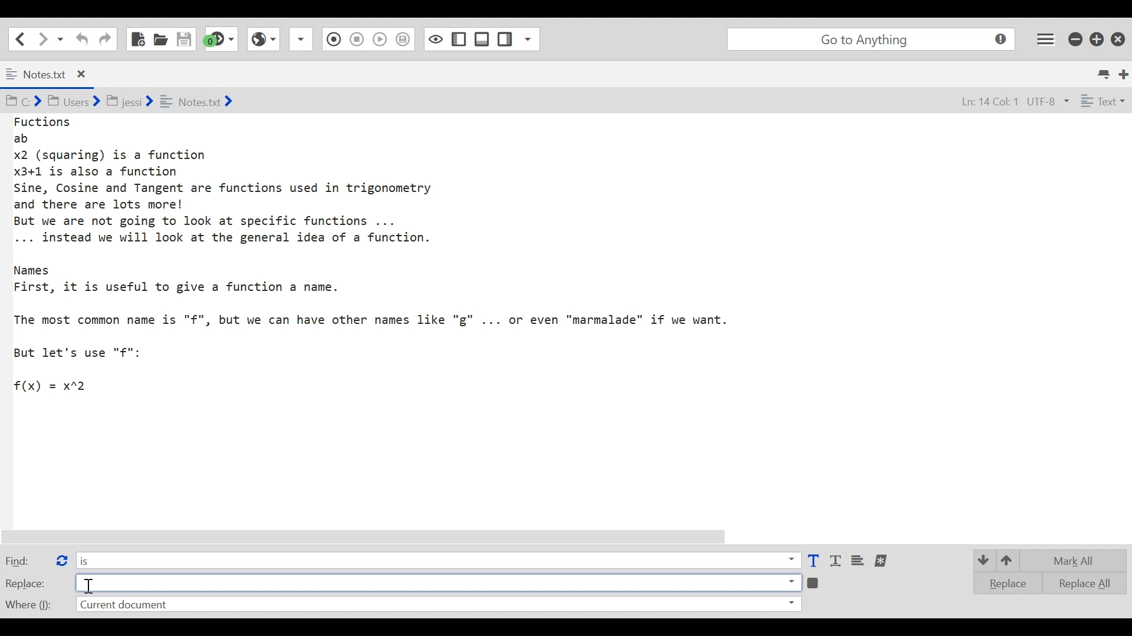 The width and height of the screenshot is (1132, 636). I want to click on Insertion Cursor, so click(90, 586).